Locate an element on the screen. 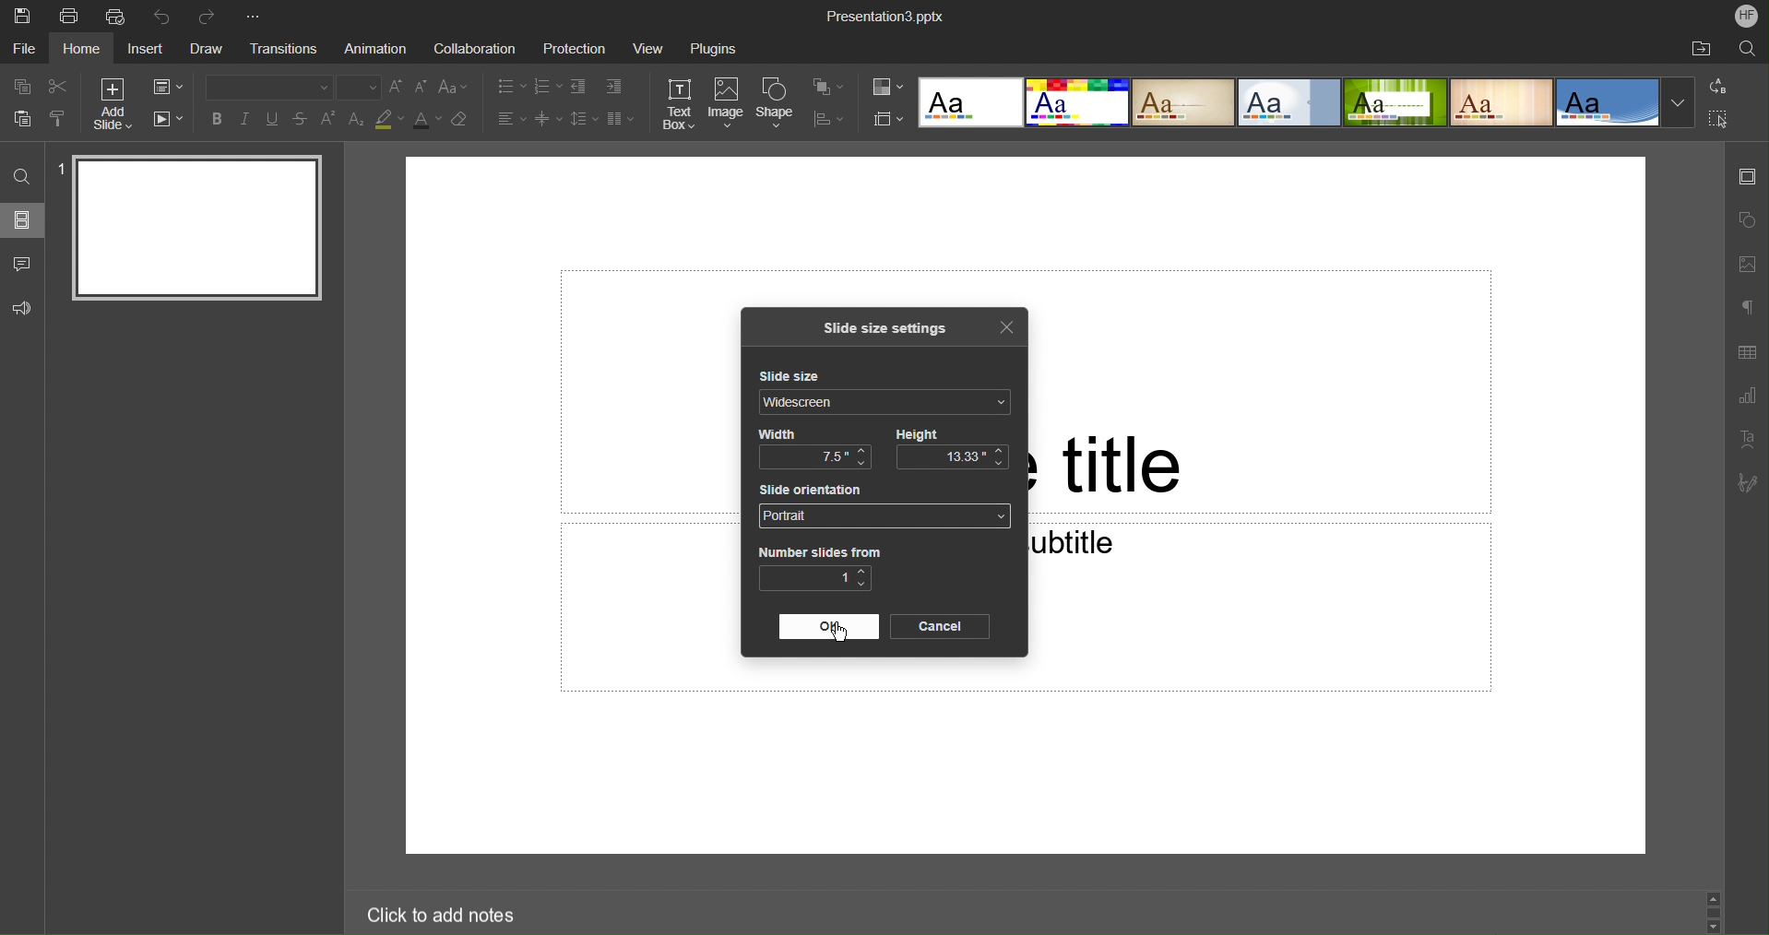 The width and height of the screenshot is (1769, 935). Cursor is located at coordinates (841, 637).